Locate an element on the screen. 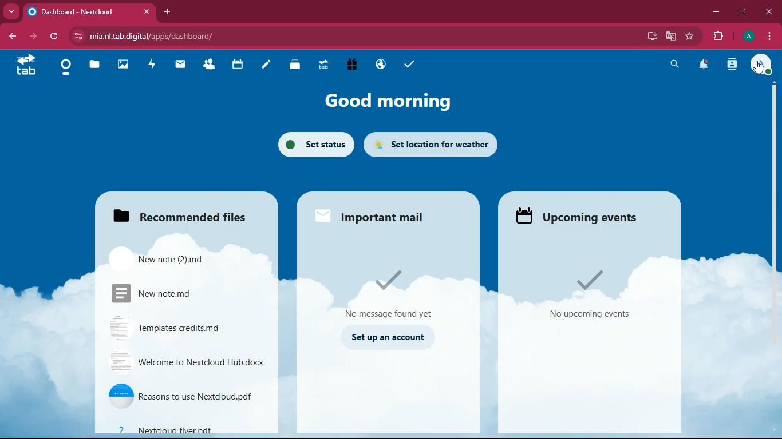 The width and height of the screenshot is (782, 439). message is located at coordinates (390, 291).